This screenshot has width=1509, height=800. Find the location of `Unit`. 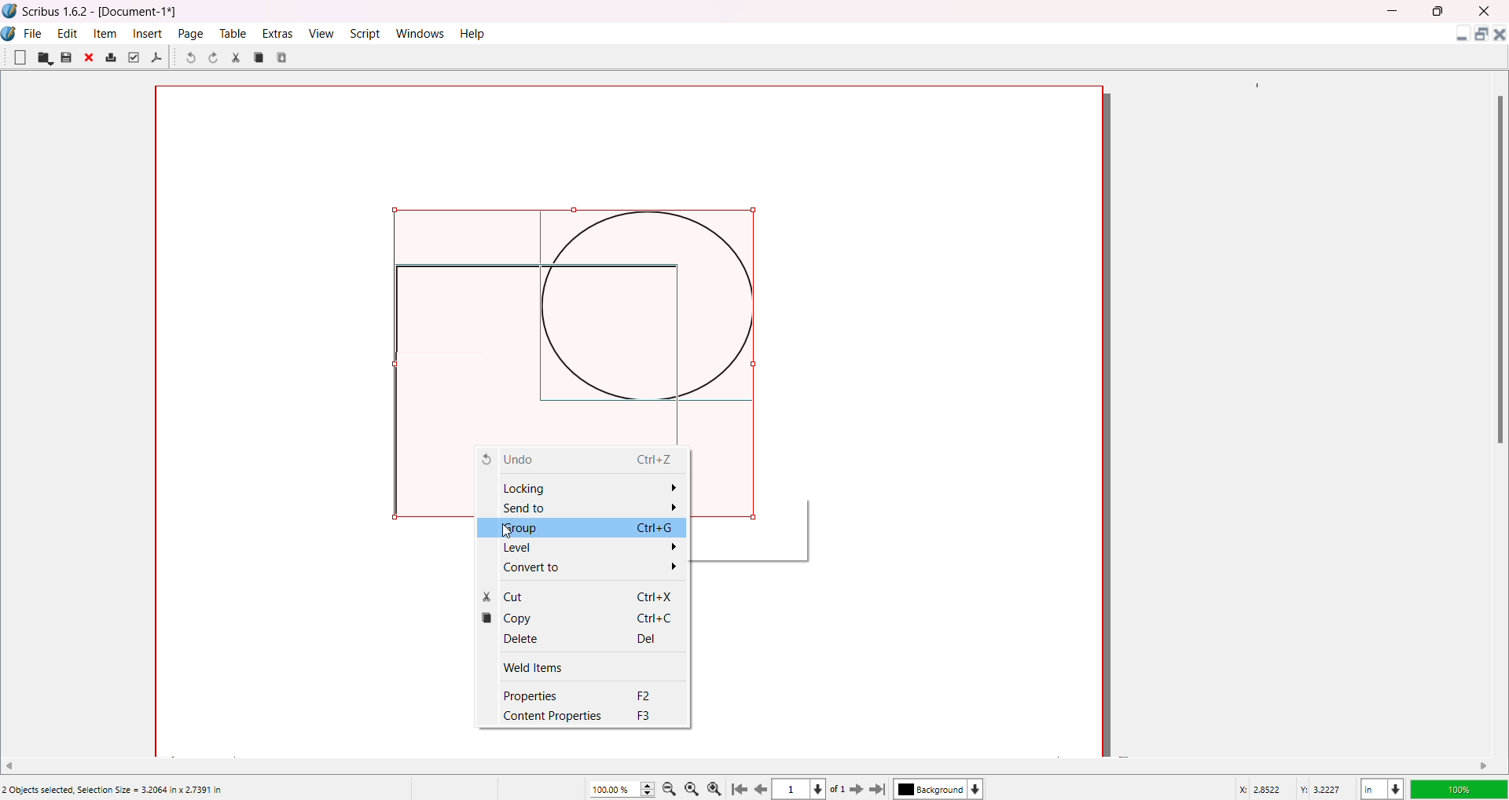

Unit is located at coordinates (1381, 787).